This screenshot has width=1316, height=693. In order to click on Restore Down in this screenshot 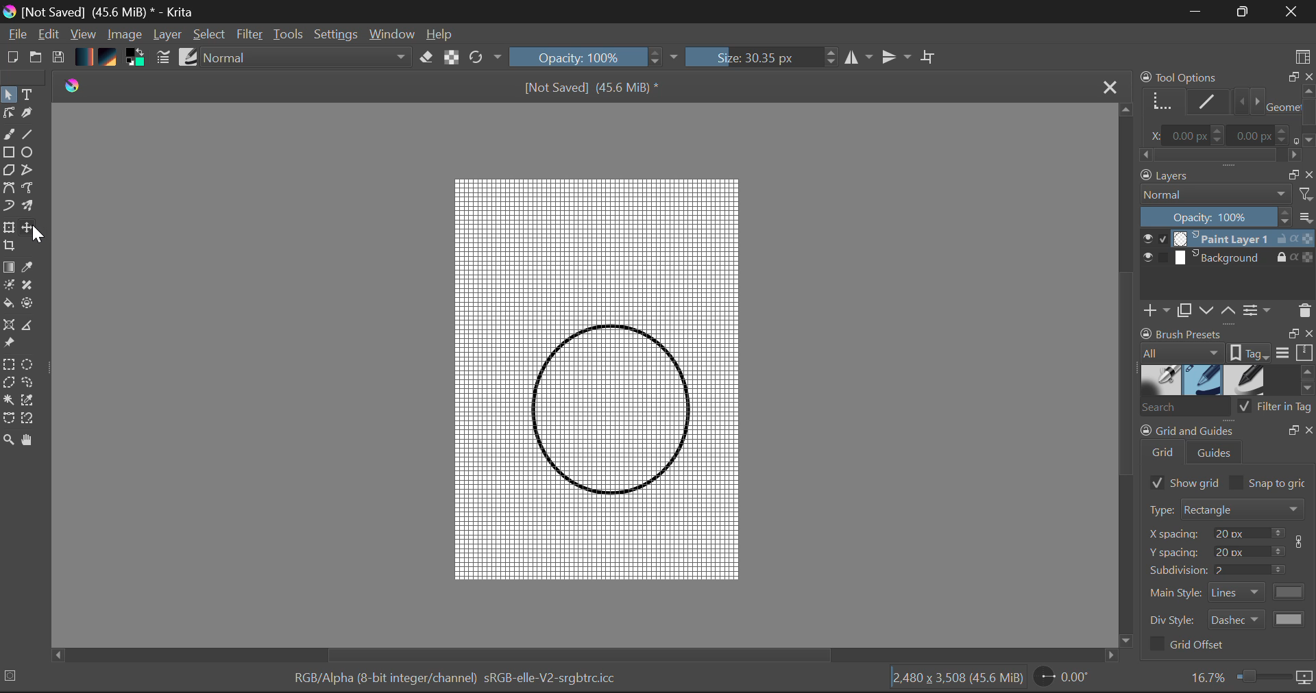, I will do `click(1196, 12)`.